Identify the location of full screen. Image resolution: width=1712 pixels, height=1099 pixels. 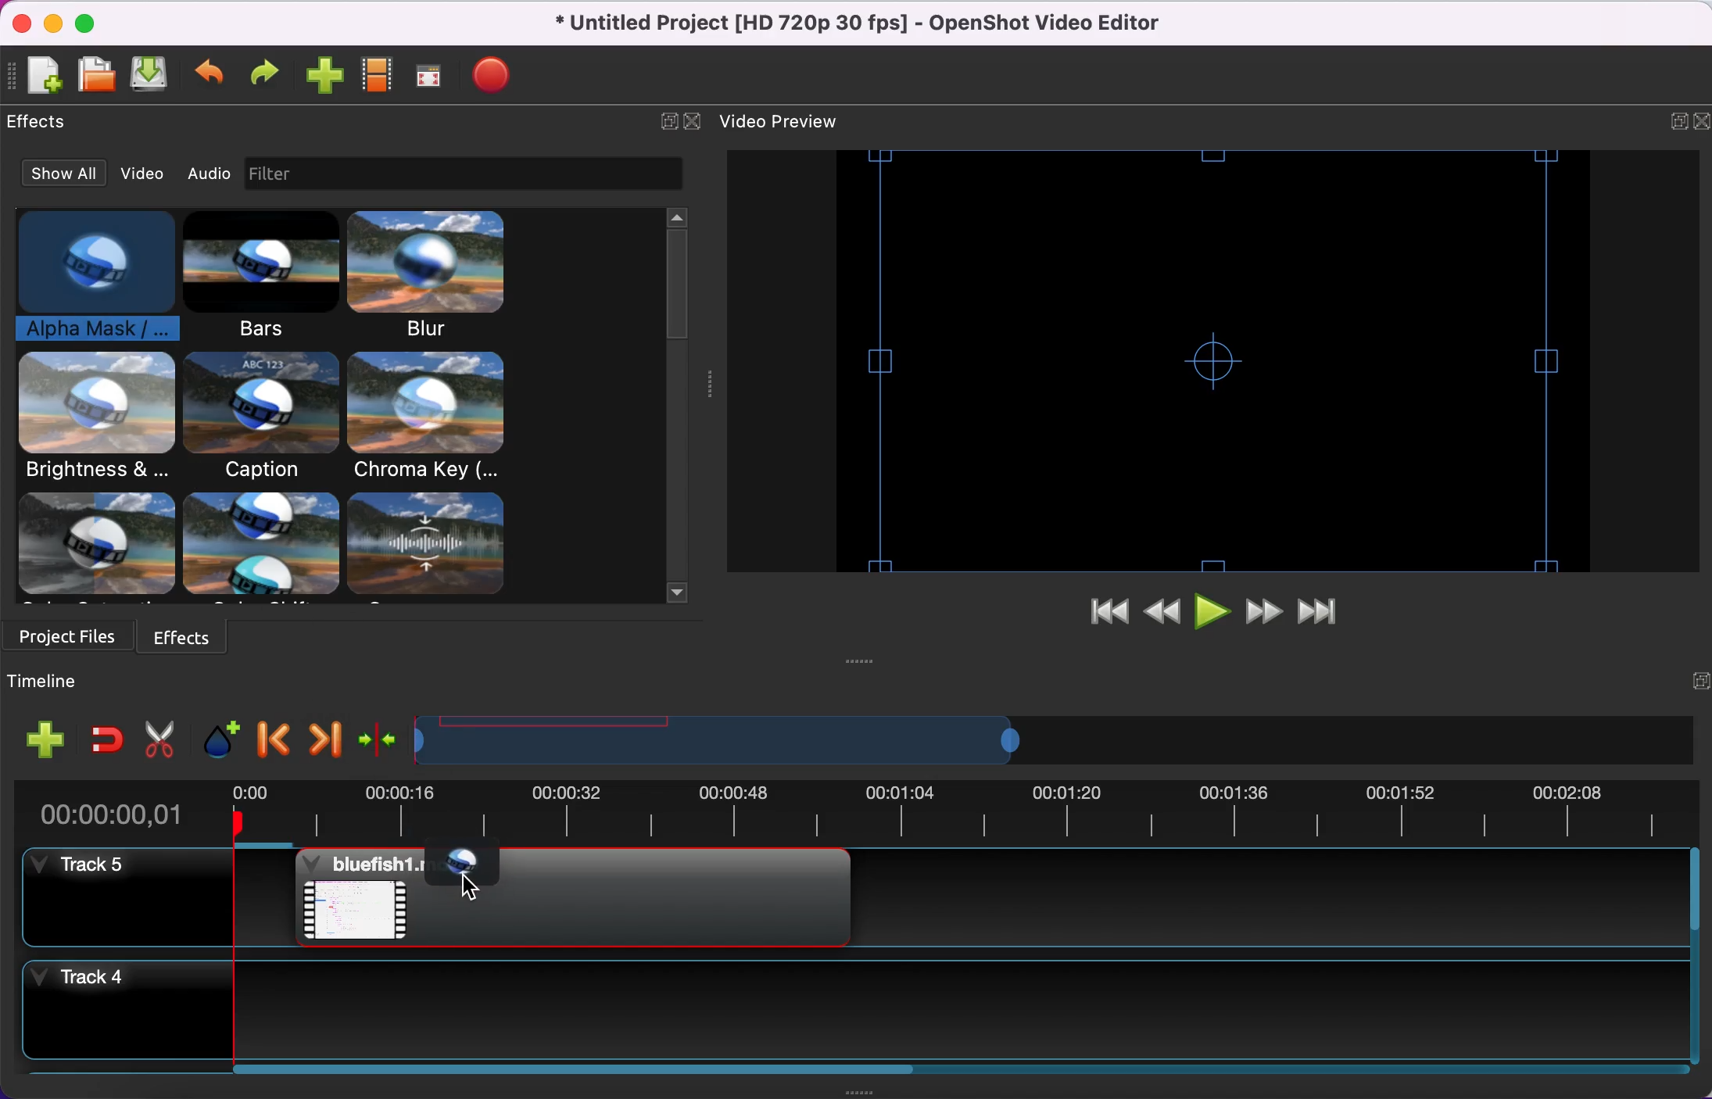
(430, 78).